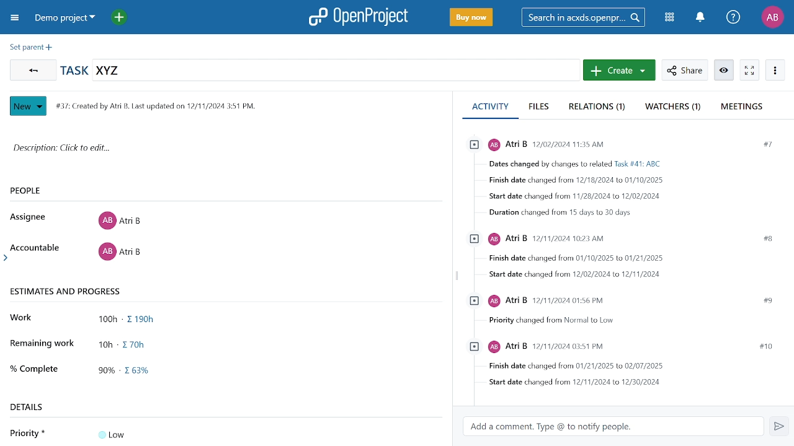 This screenshot has height=446, width=794. Describe the element at coordinates (583, 17) in the screenshot. I see `Search` at that location.